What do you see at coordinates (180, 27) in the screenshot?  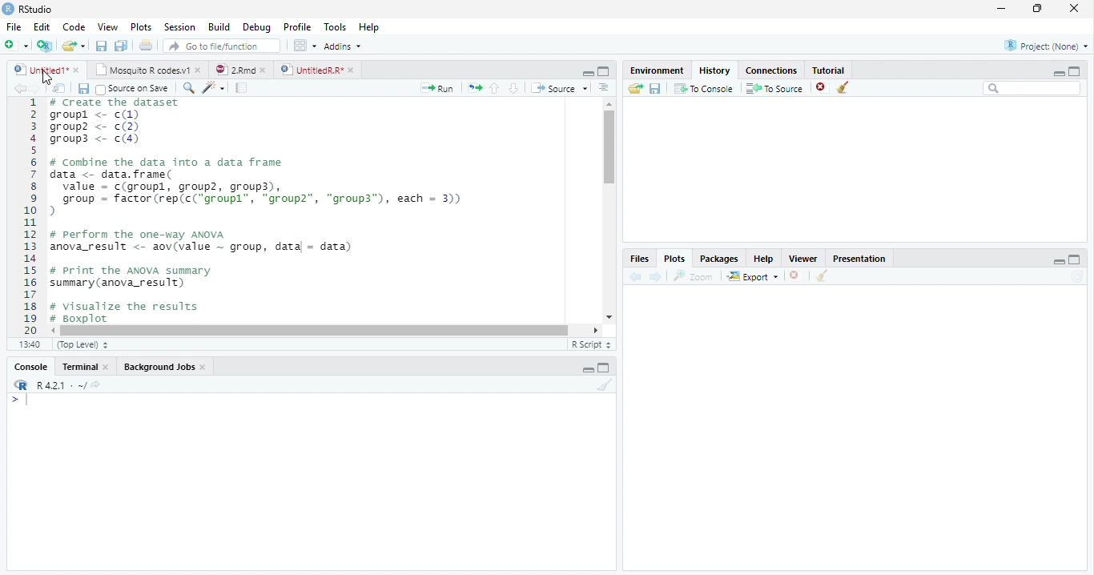 I see `Session` at bounding box center [180, 27].